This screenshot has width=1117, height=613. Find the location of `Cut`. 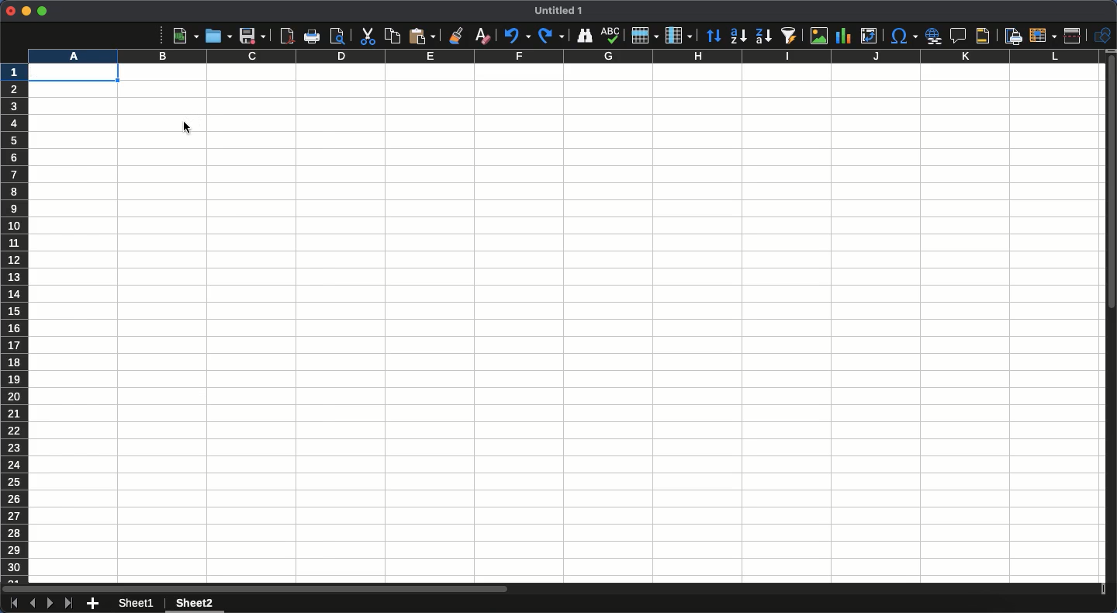

Cut is located at coordinates (366, 36).